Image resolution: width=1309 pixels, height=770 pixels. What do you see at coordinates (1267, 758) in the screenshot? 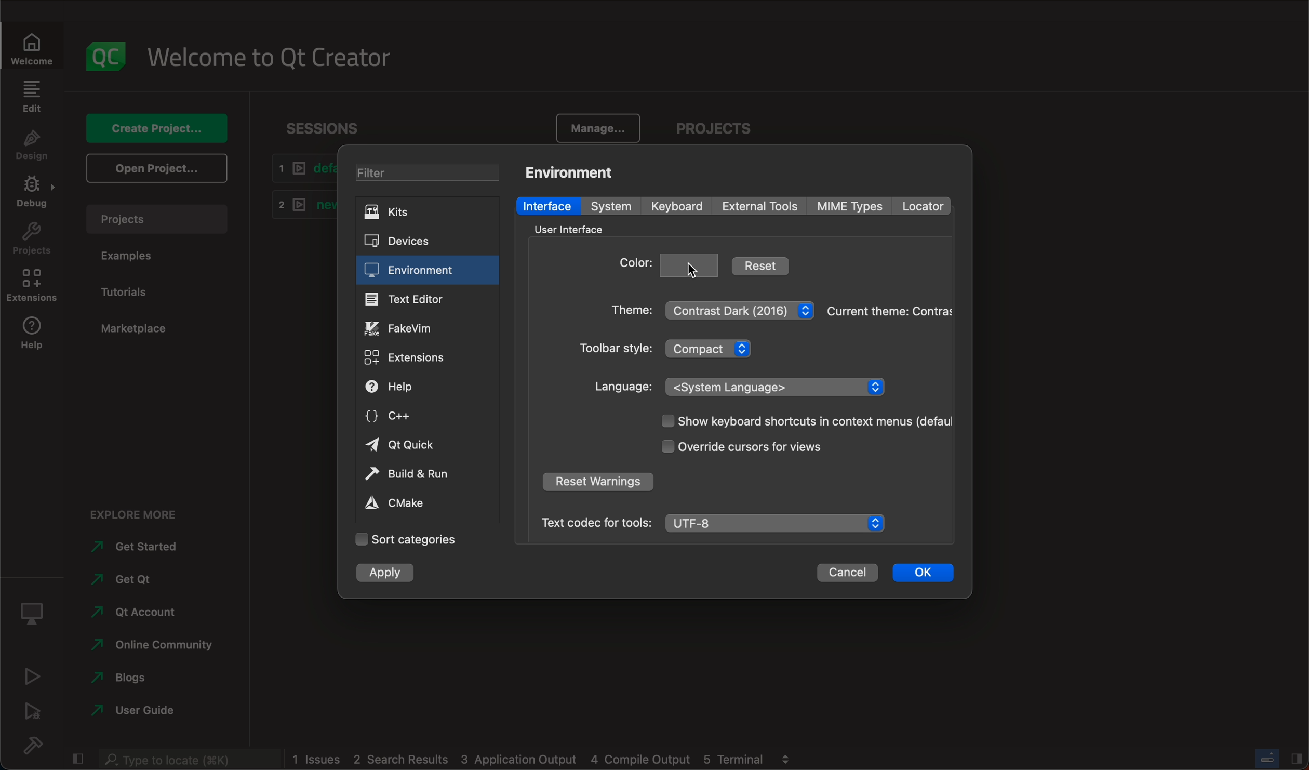
I see `Progress bar` at bounding box center [1267, 758].